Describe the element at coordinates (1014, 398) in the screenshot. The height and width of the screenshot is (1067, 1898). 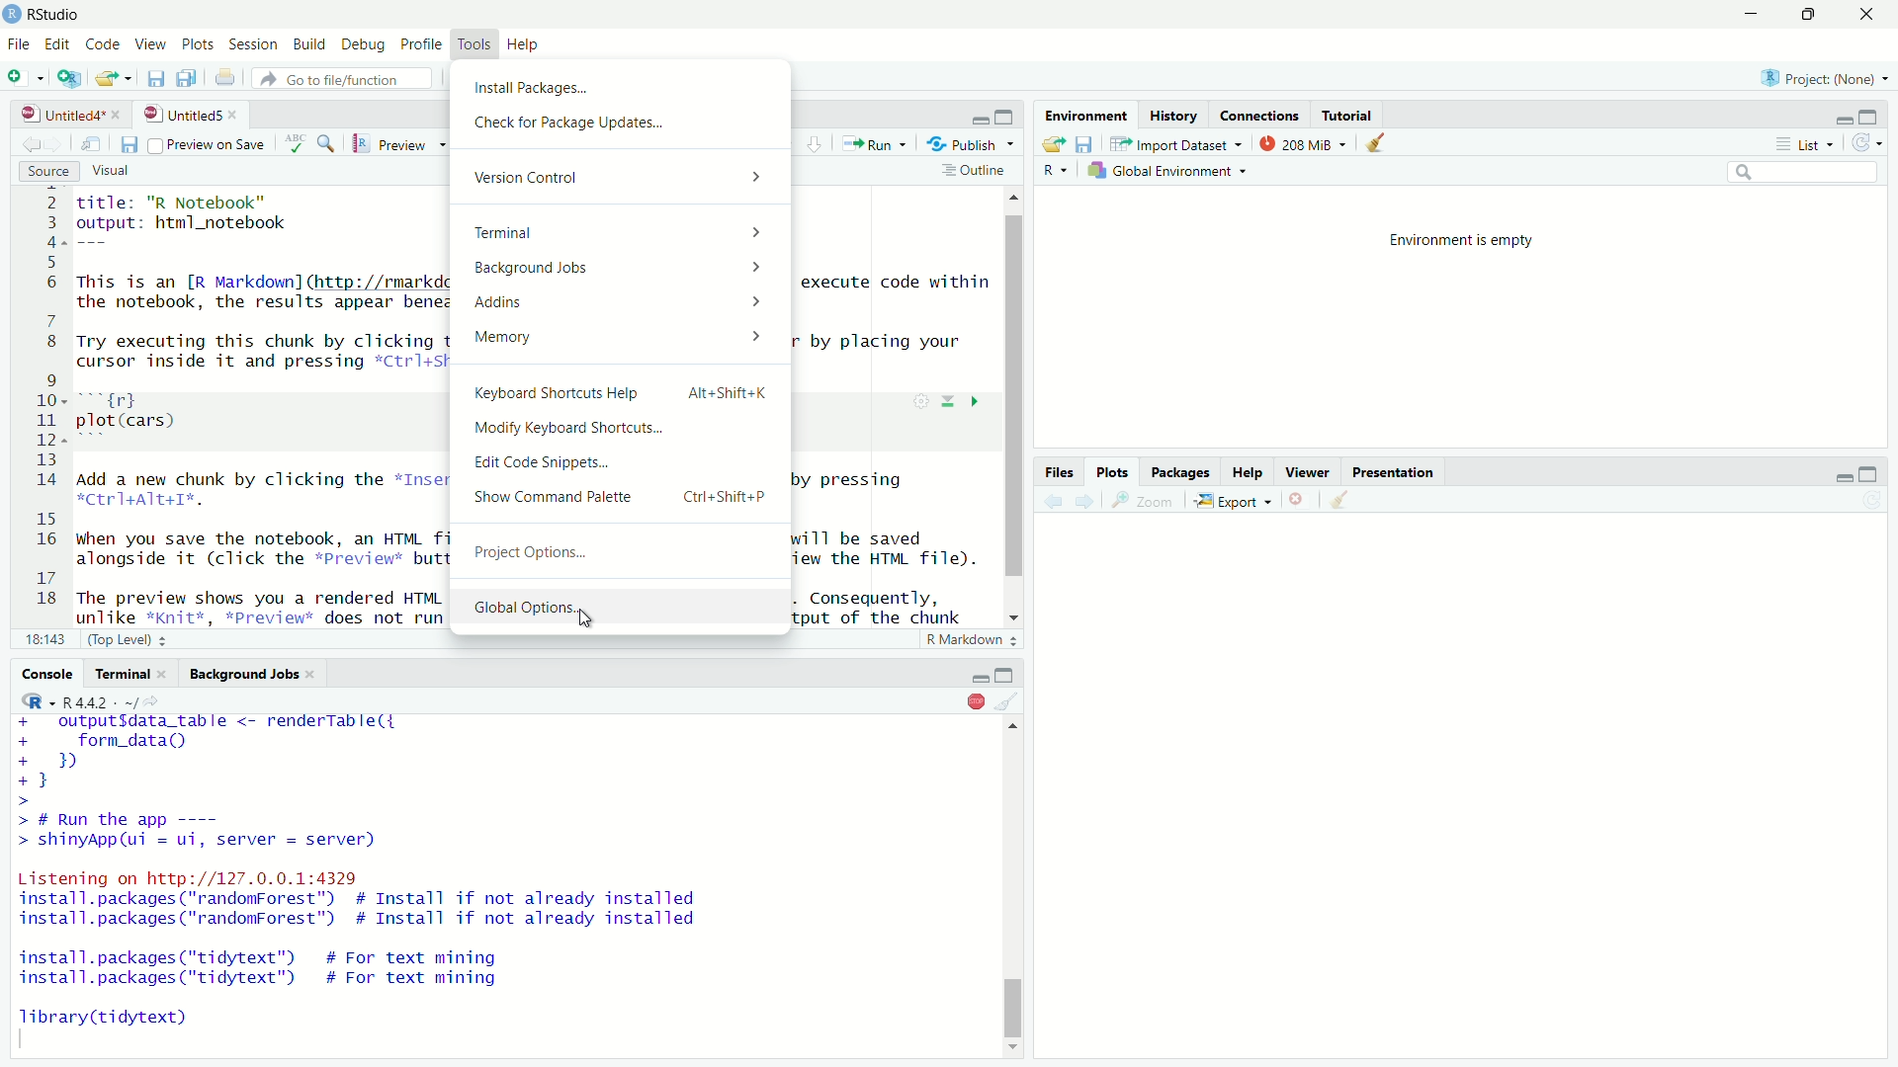
I see `vertical scrollbar` at that location.